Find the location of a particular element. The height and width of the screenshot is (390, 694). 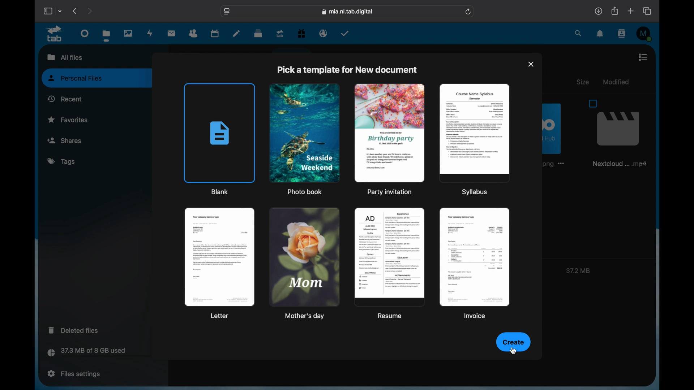

party invitation is located at coordinates (389, 139).